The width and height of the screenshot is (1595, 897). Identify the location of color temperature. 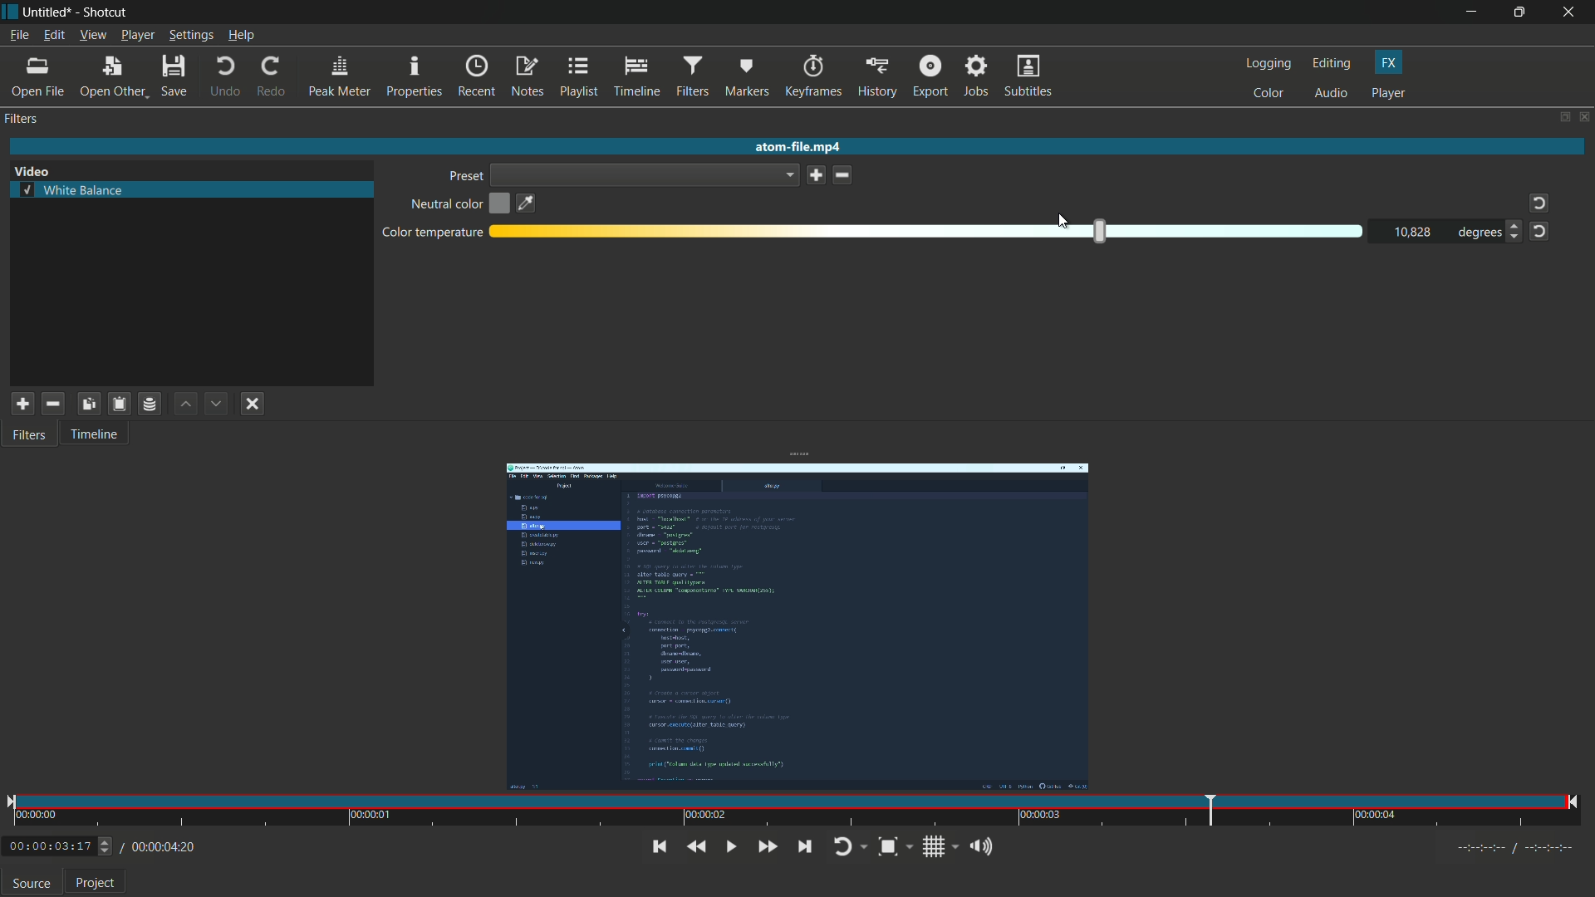
(432, 233).